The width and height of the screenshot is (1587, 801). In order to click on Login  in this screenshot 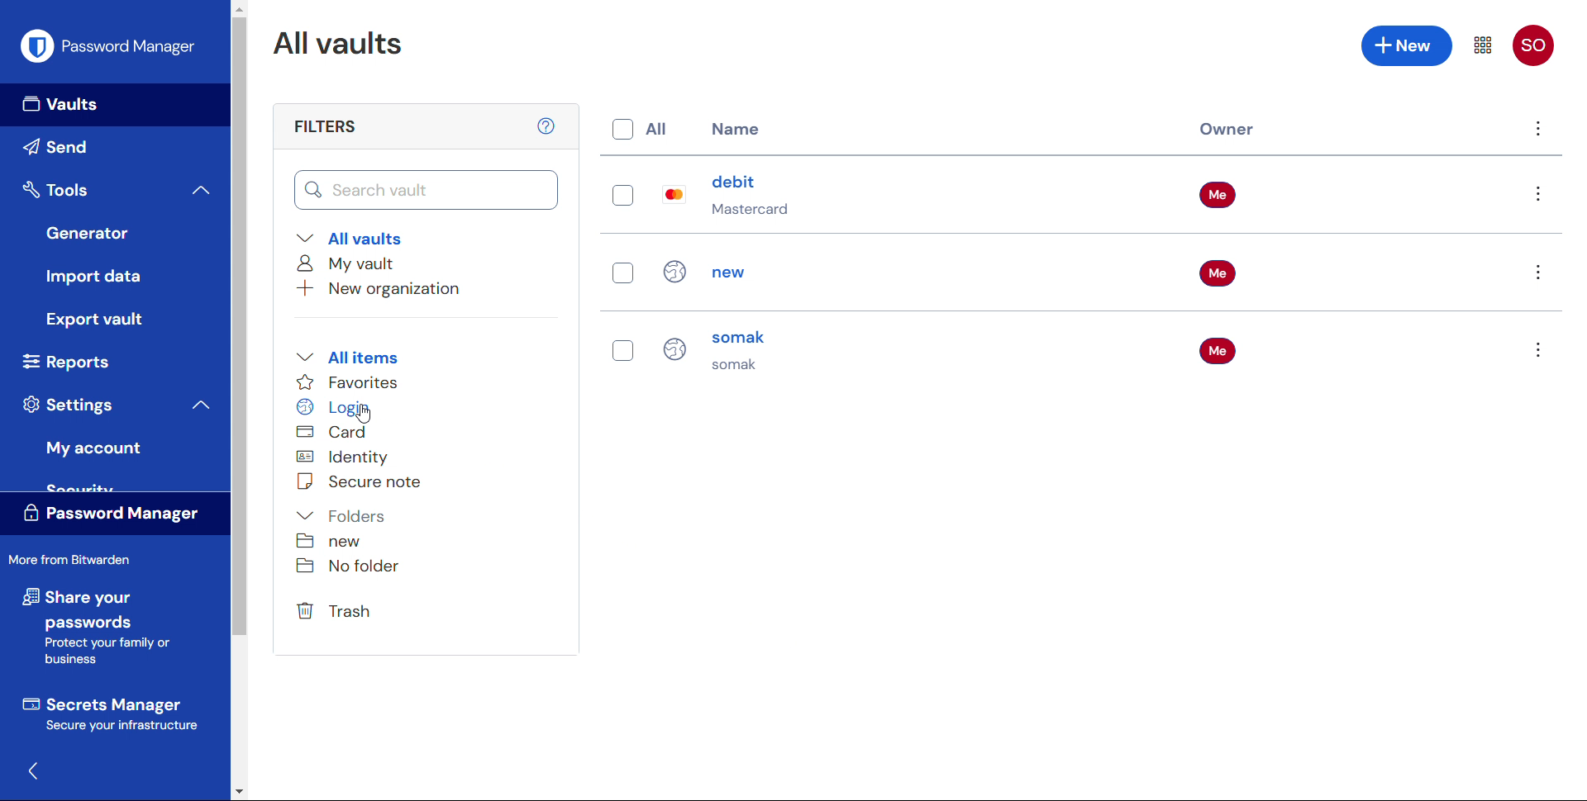, I will do `click(334, 407)`.